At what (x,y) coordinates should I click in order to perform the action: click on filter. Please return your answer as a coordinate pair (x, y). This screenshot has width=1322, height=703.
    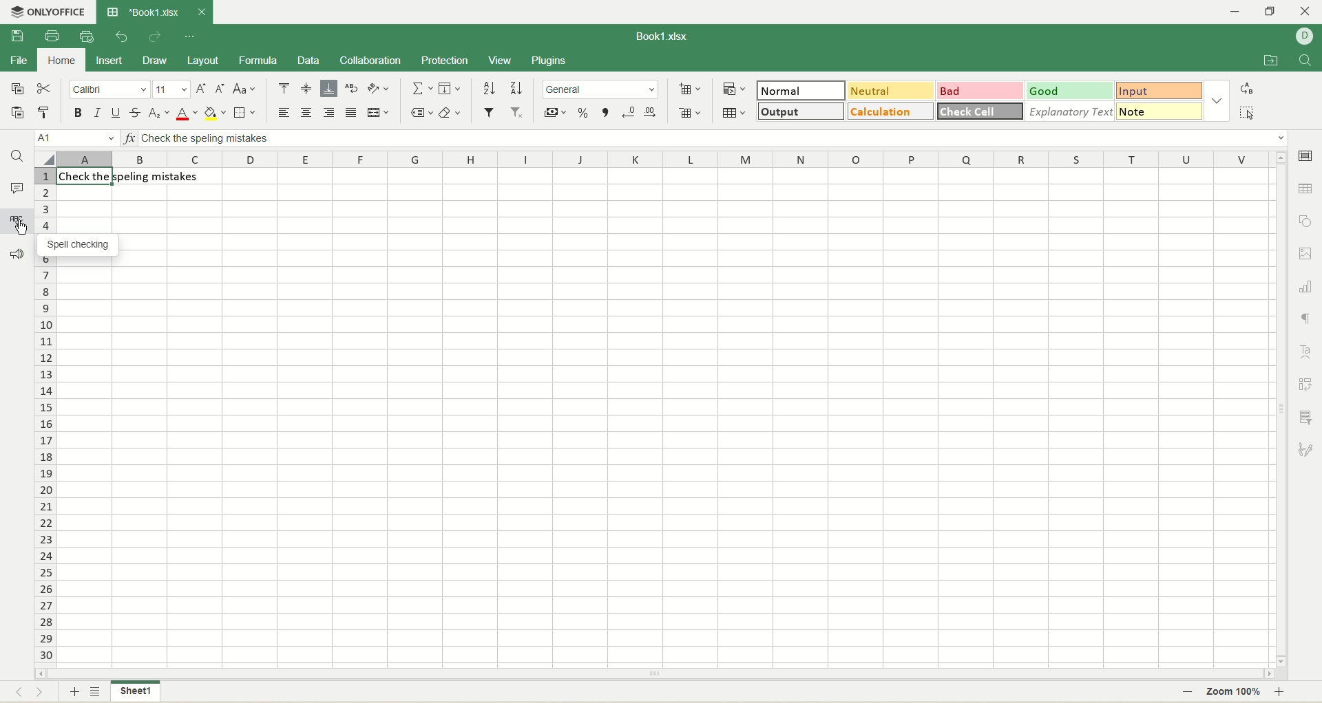
    Looking at the image, I should click on (487, 113).